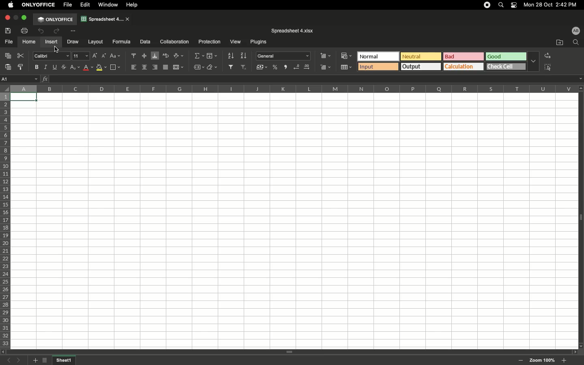  Describe the element at coordinates (65, 361) in the screenshot. I see `Sheet name` at that location.